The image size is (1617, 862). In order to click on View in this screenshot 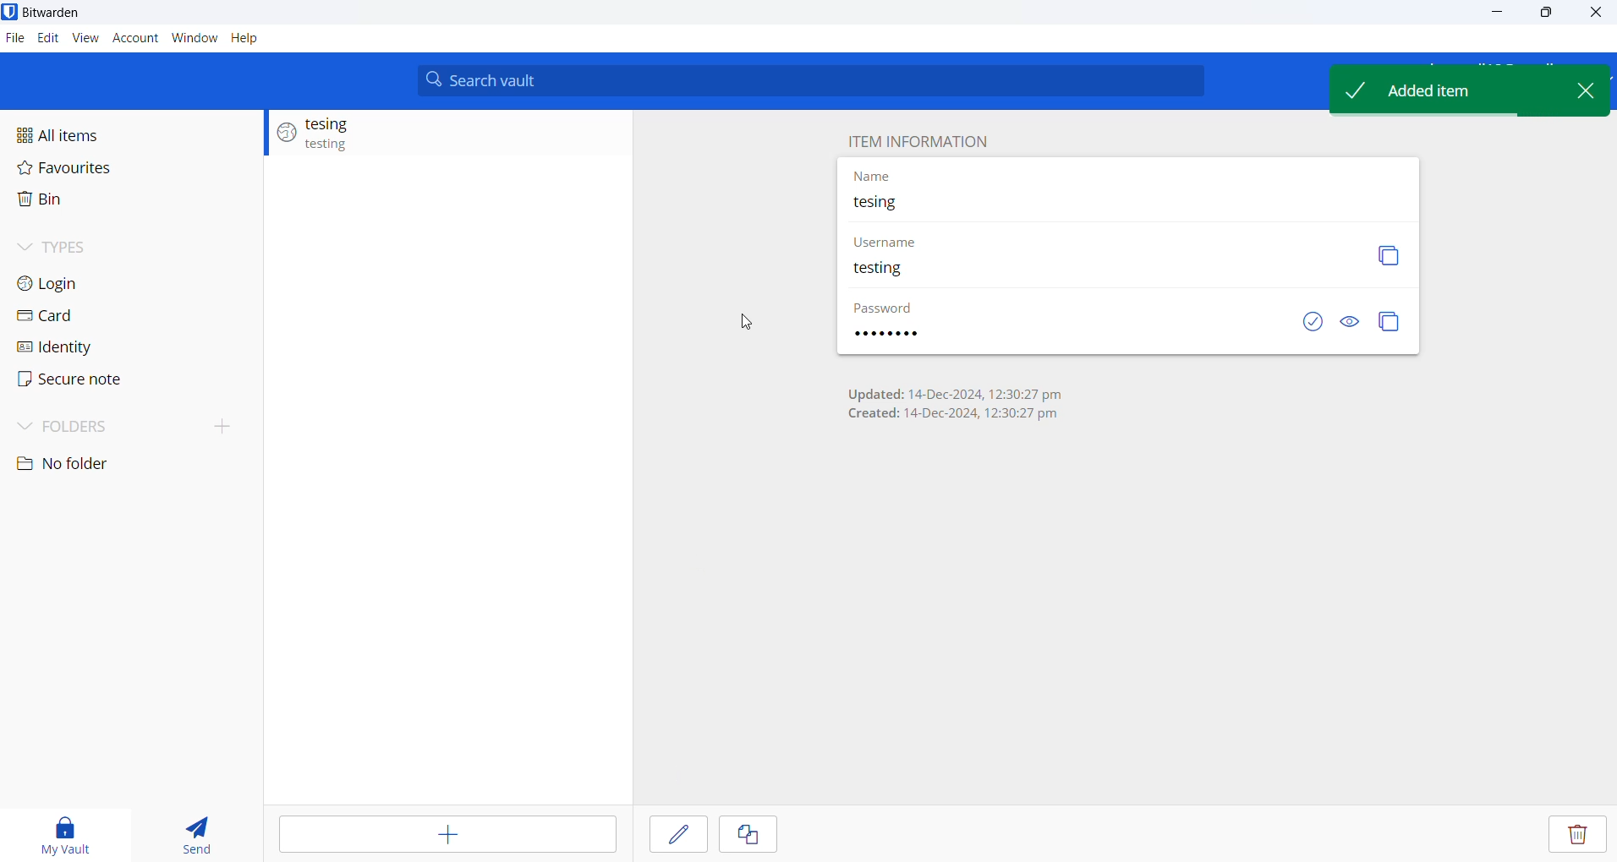, I will do `click(87, 39)`.